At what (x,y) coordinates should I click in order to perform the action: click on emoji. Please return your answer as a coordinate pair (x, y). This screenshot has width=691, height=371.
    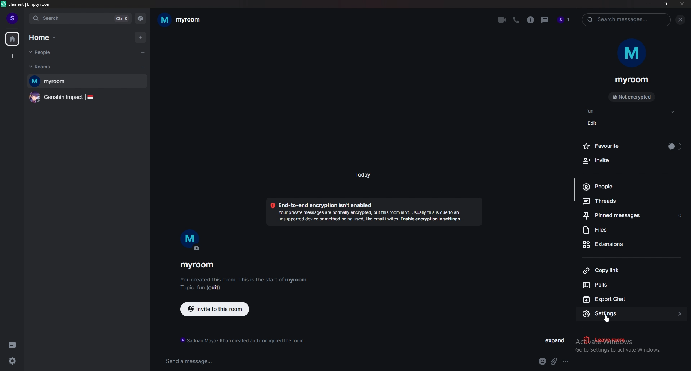
    Looking at the image, I should click on (542, 362).